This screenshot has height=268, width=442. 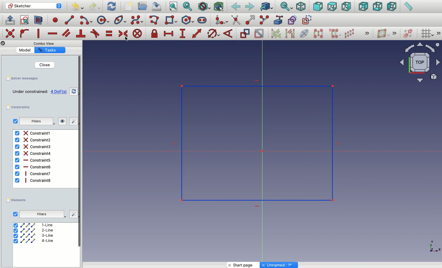 I want to click on Carbon copy, so click(x=292, y=20).